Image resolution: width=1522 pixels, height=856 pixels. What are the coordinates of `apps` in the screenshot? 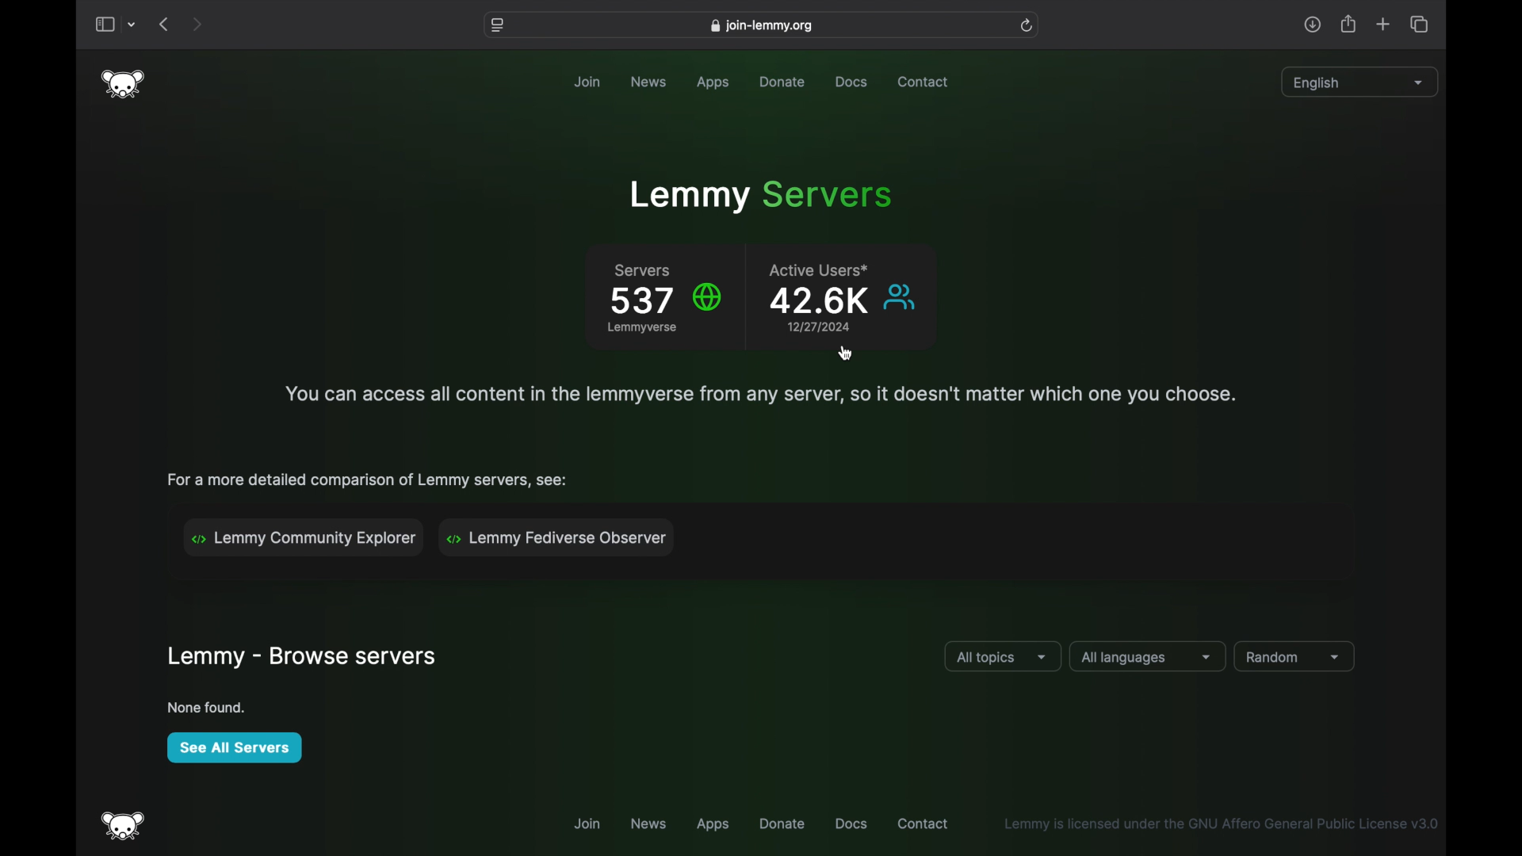 It's located at (713, 826).